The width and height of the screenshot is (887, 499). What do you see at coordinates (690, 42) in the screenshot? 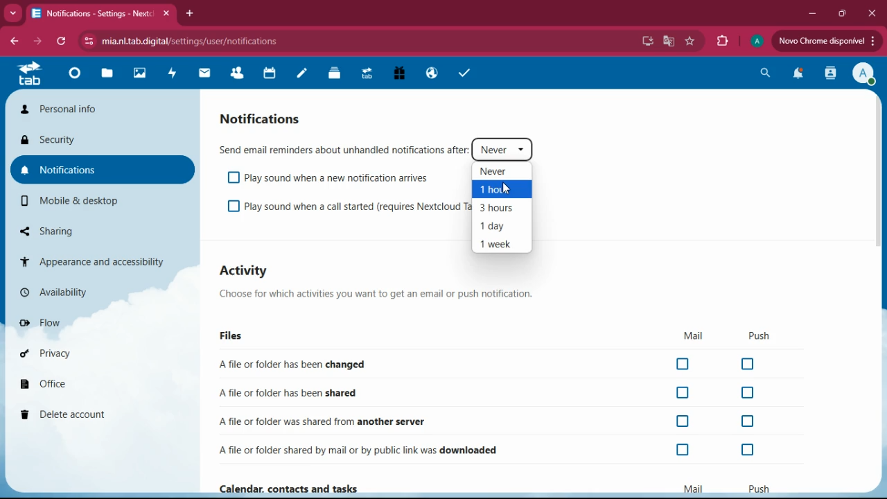
I see `favorite` at bounding box center [690, 42].